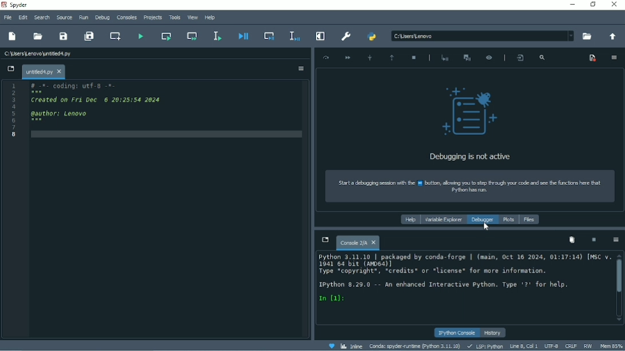 This screenshot has height=351, width=625. What do you see at coordinates (370, 57) in the screenshot?
I see `Step into function or method` at bounding box center [370, 57].